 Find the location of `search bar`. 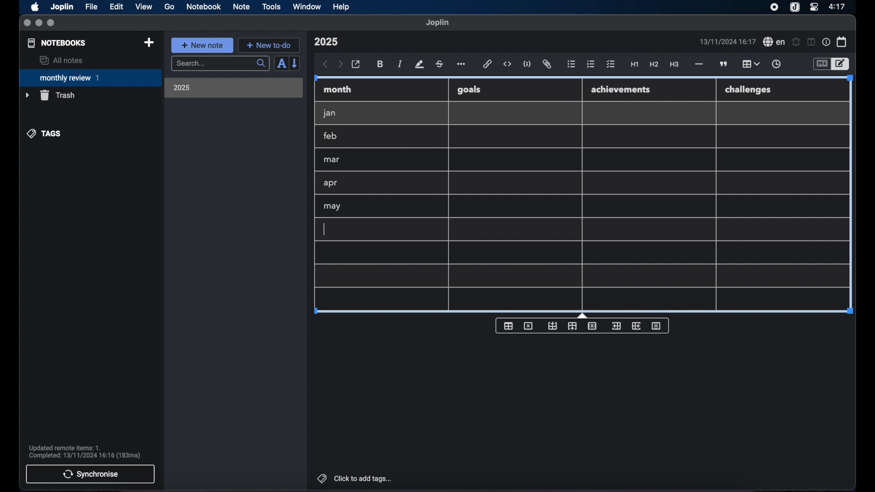

search bar is located at coordinates (220, 64).